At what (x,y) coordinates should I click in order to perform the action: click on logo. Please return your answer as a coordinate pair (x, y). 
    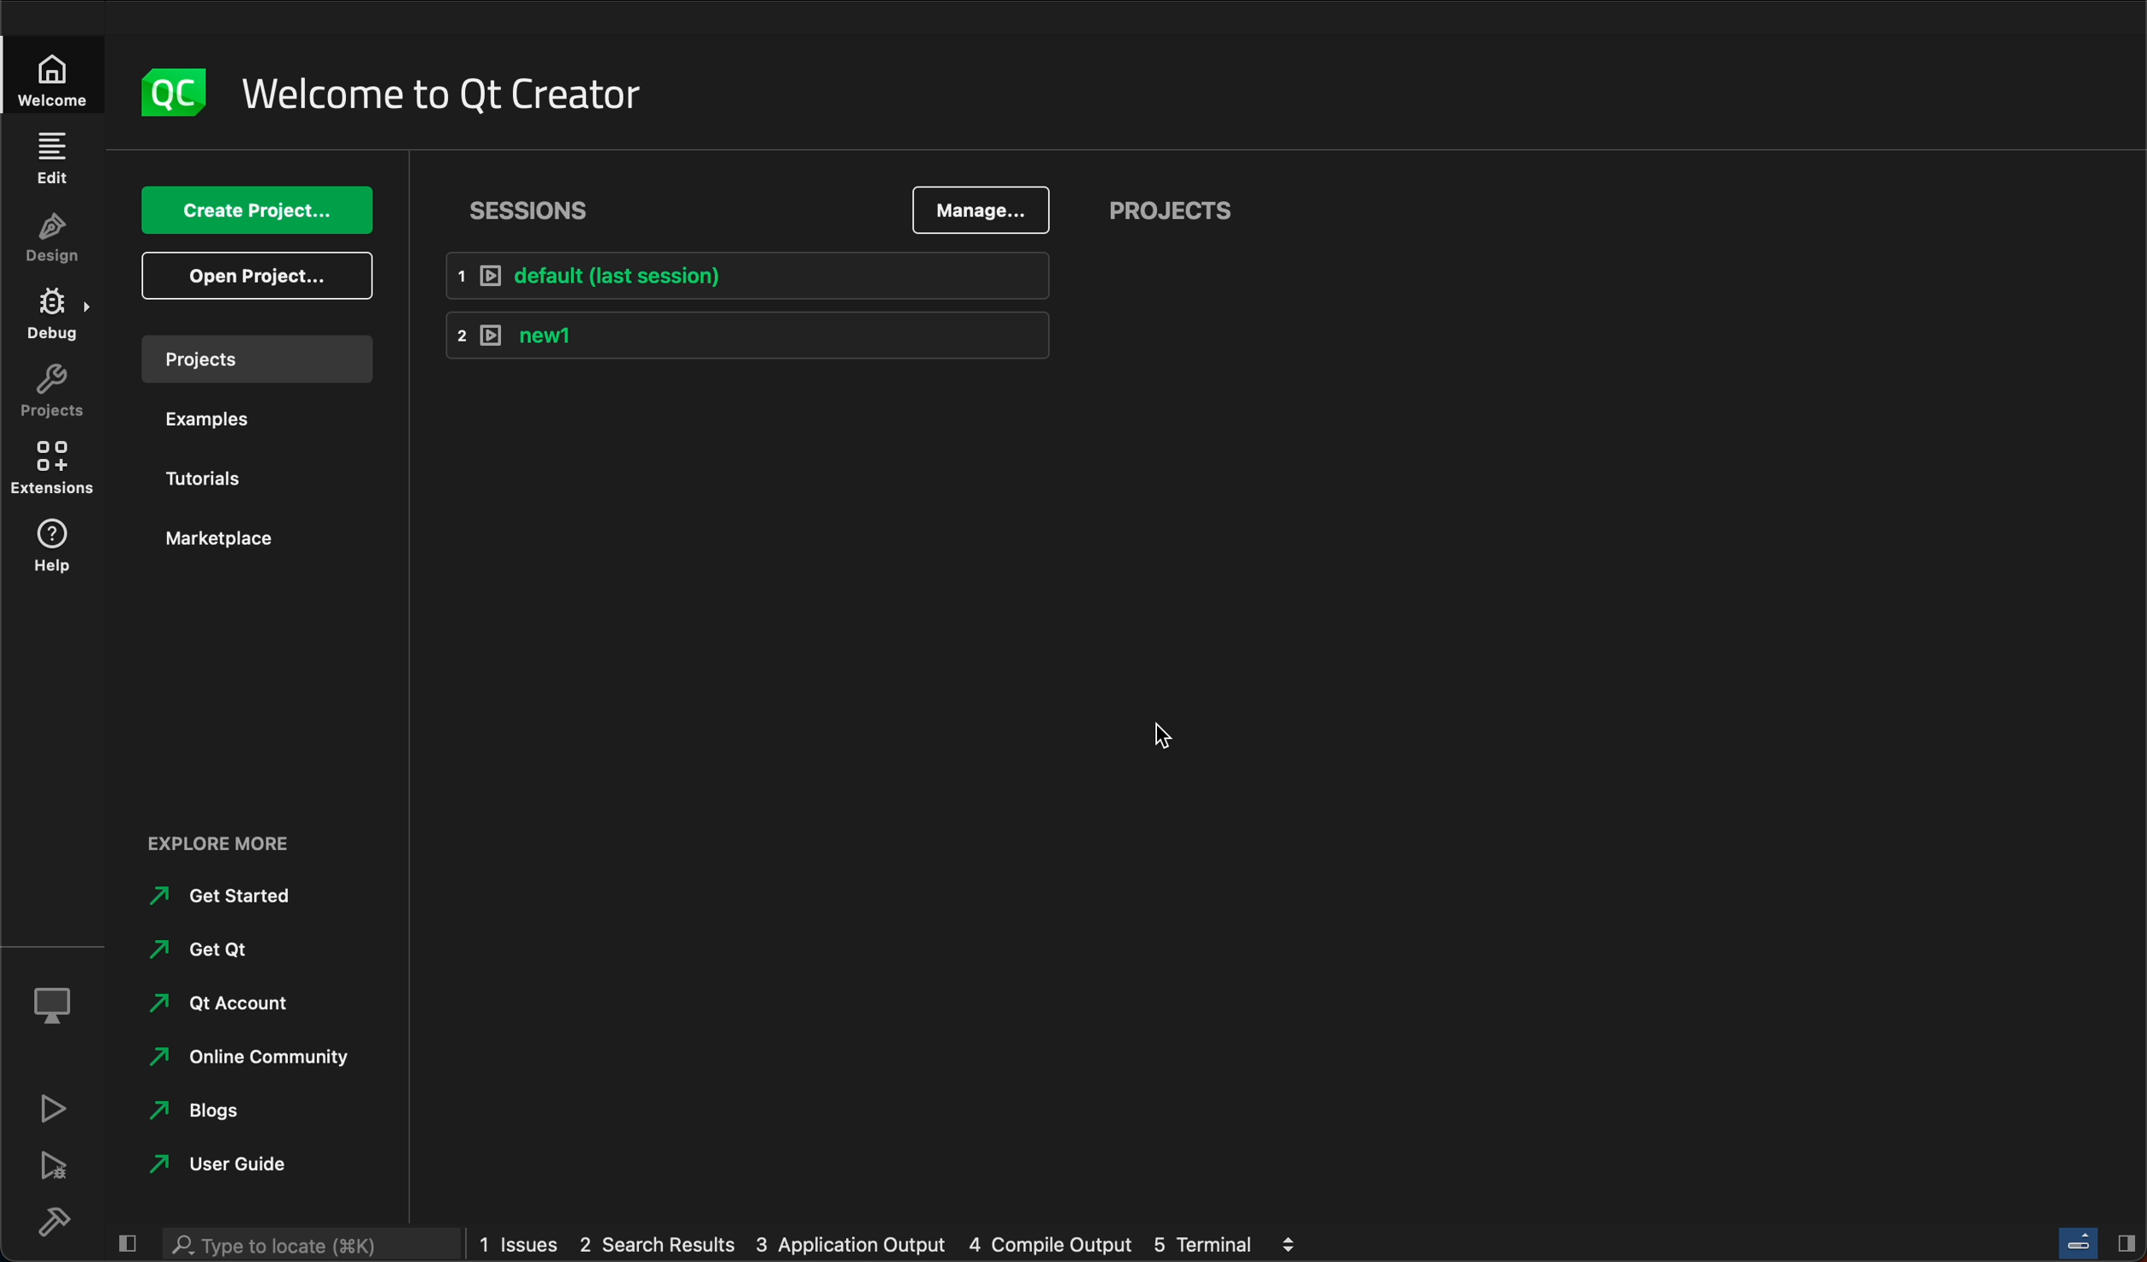
    Looking at the image, I should click on (176, 87).